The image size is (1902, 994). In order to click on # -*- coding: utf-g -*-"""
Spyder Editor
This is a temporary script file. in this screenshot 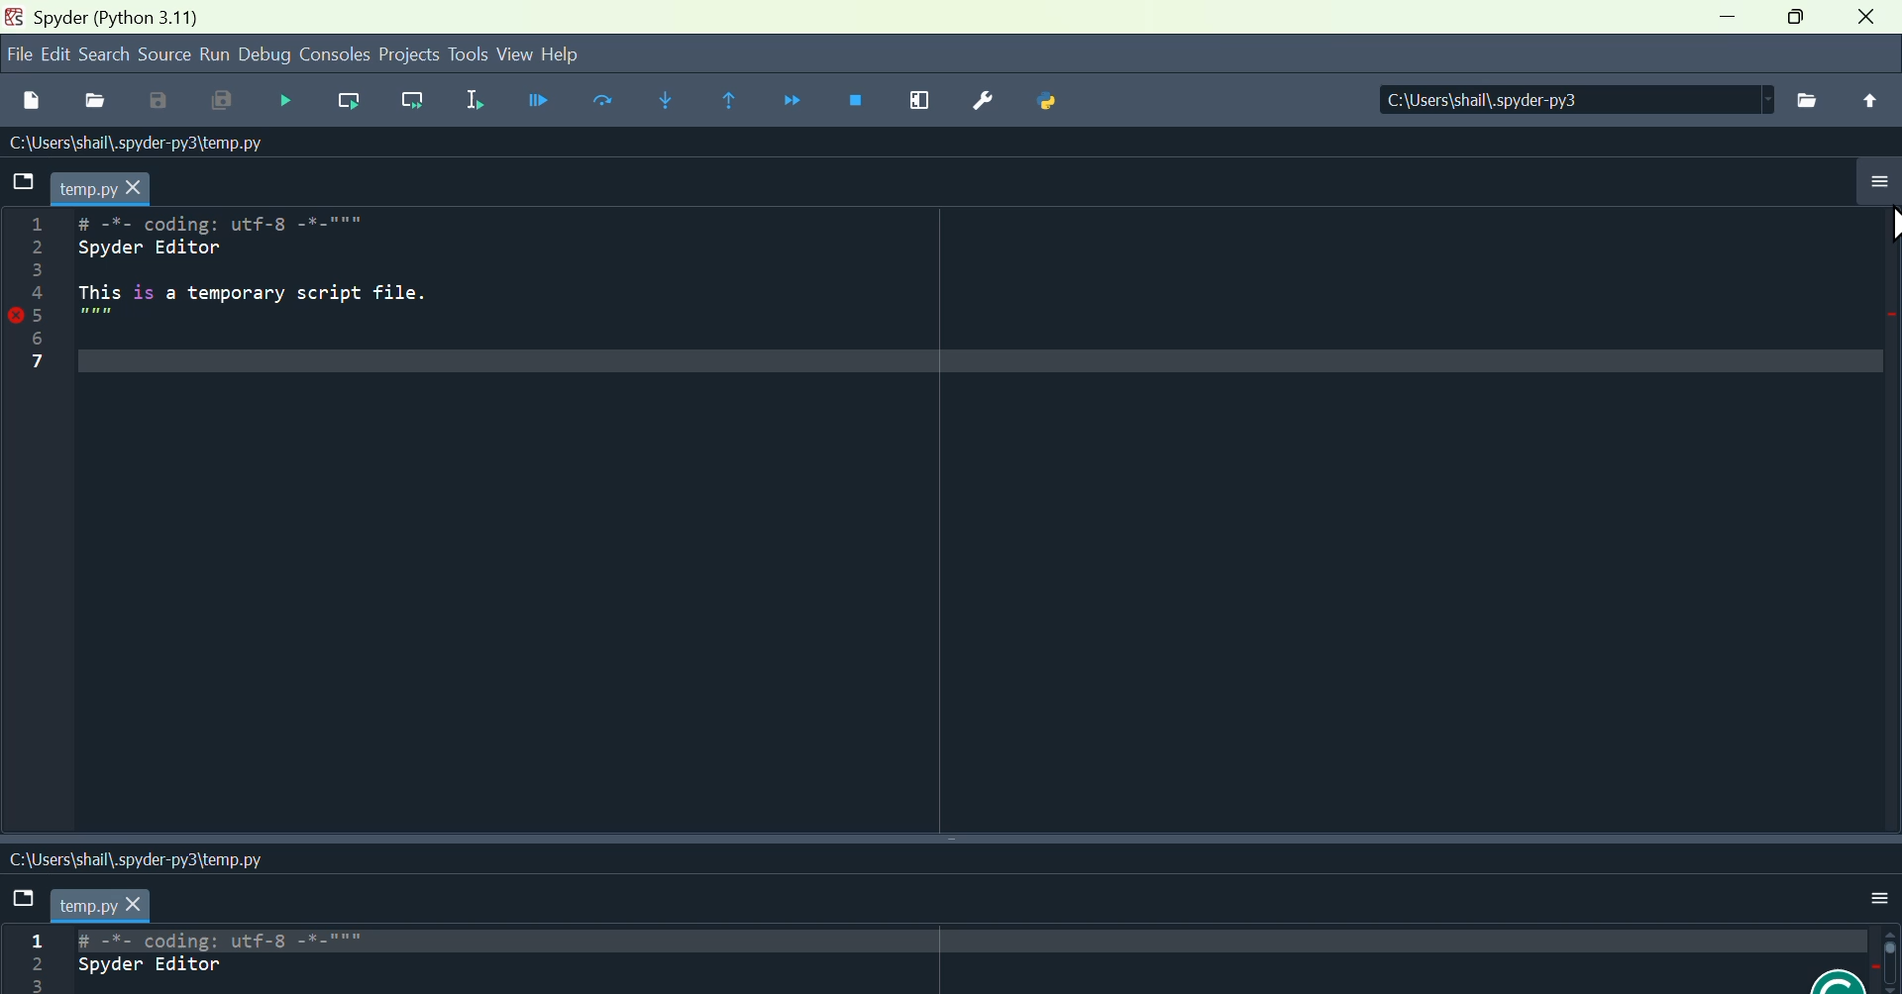, I will do `click(266, 290)`.